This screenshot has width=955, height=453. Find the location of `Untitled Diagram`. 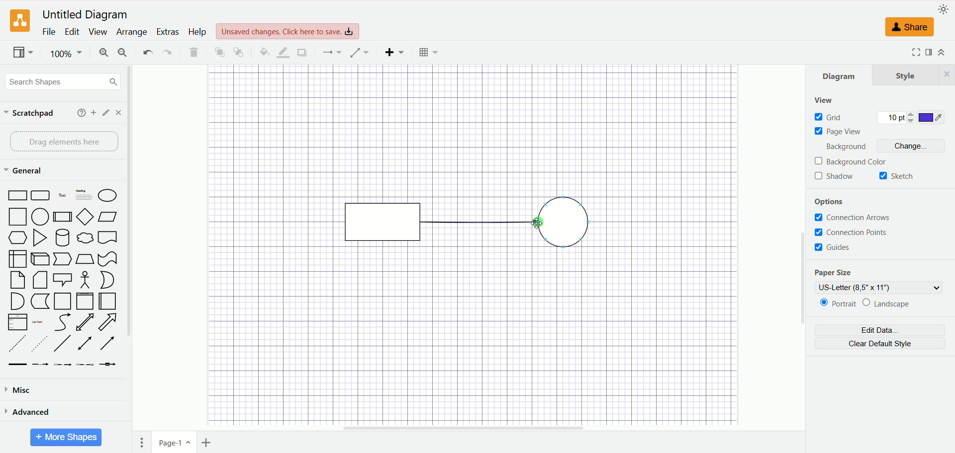

Untitled Diagram is located at coordinates (86, 15).